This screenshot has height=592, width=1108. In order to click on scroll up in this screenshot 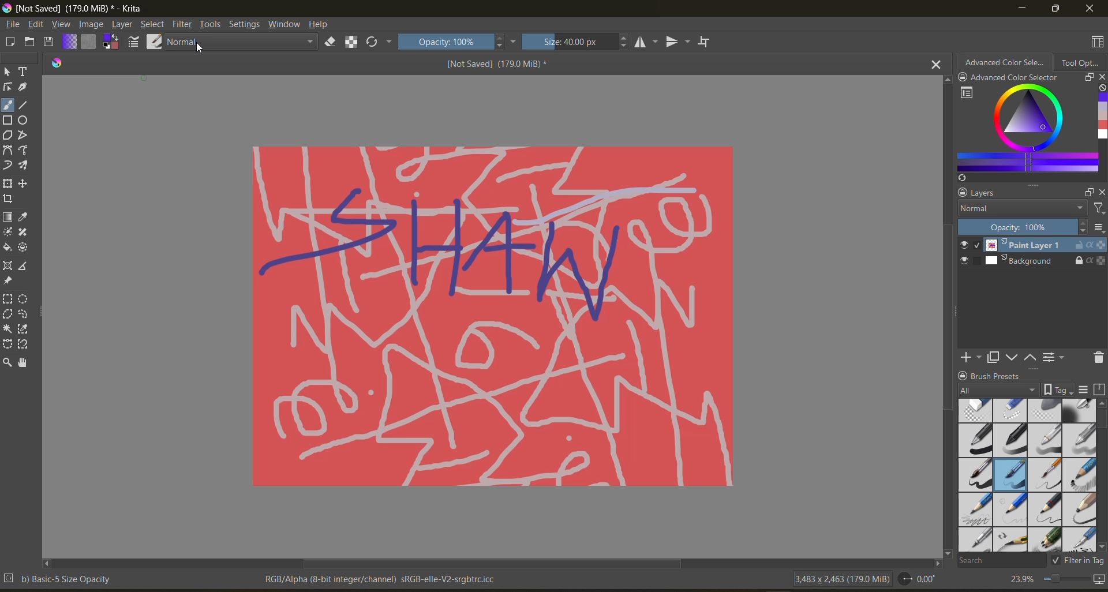, I will do `click(944, 80)`.